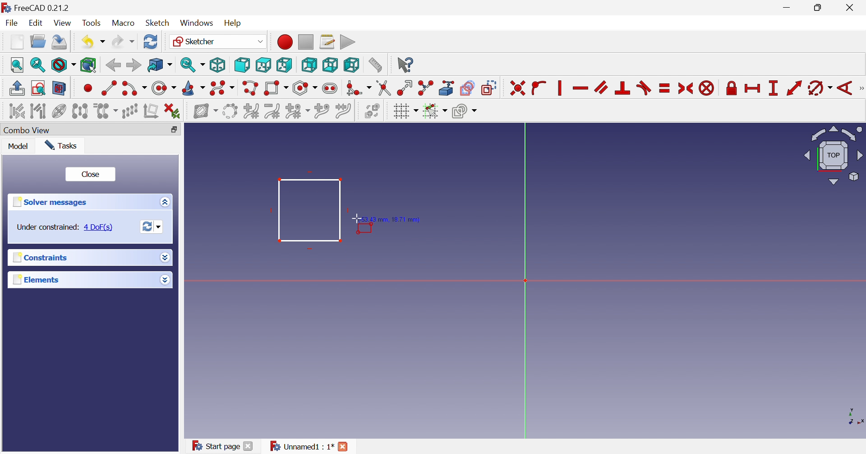 This screenshot has height=454, width=866. I want to click on Constrain equal, so click(665, 88).